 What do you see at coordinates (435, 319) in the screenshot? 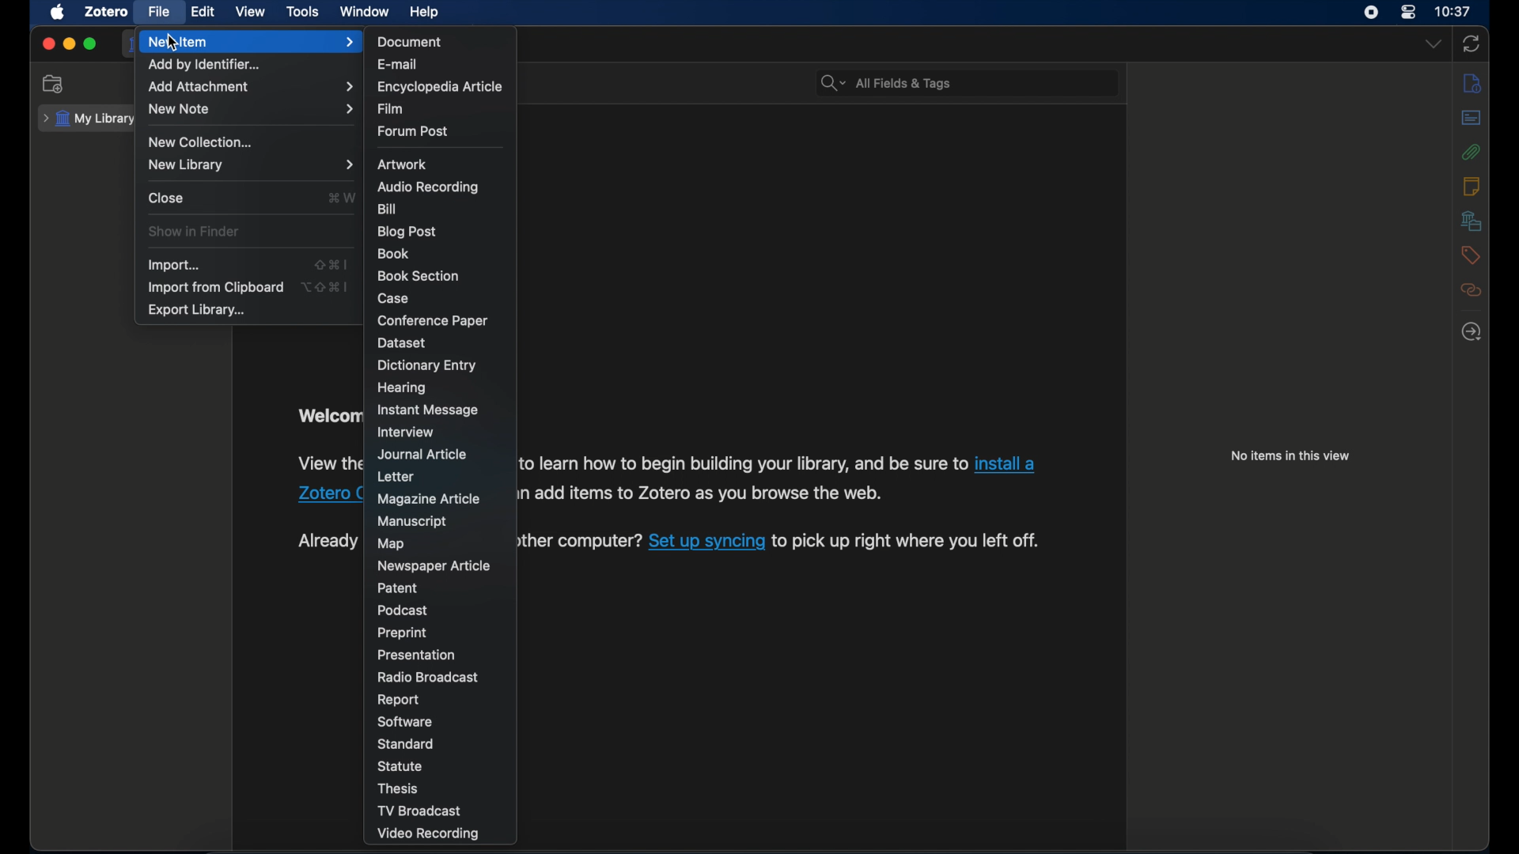
I see `conference paper` at bounding box center [435, 319].